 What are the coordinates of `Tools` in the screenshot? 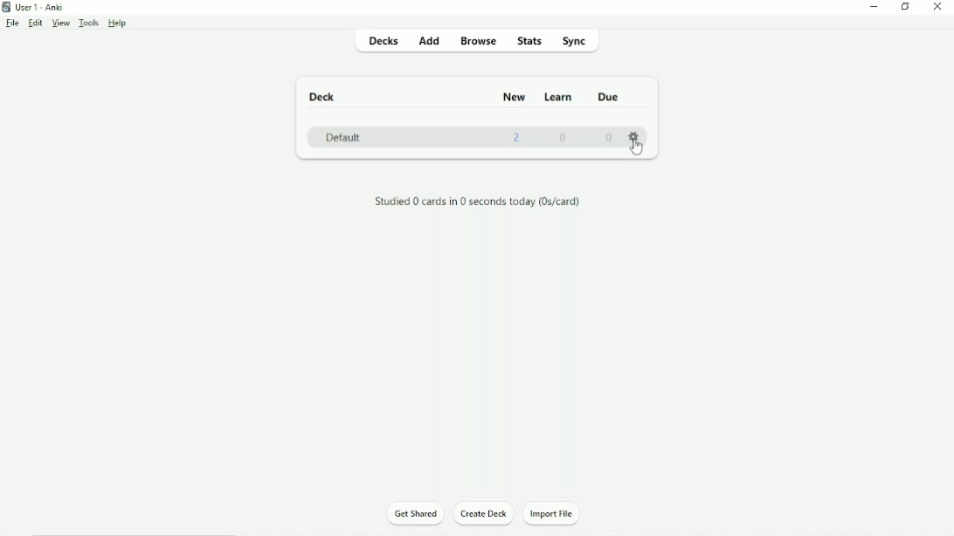 It's located at (88, 23).